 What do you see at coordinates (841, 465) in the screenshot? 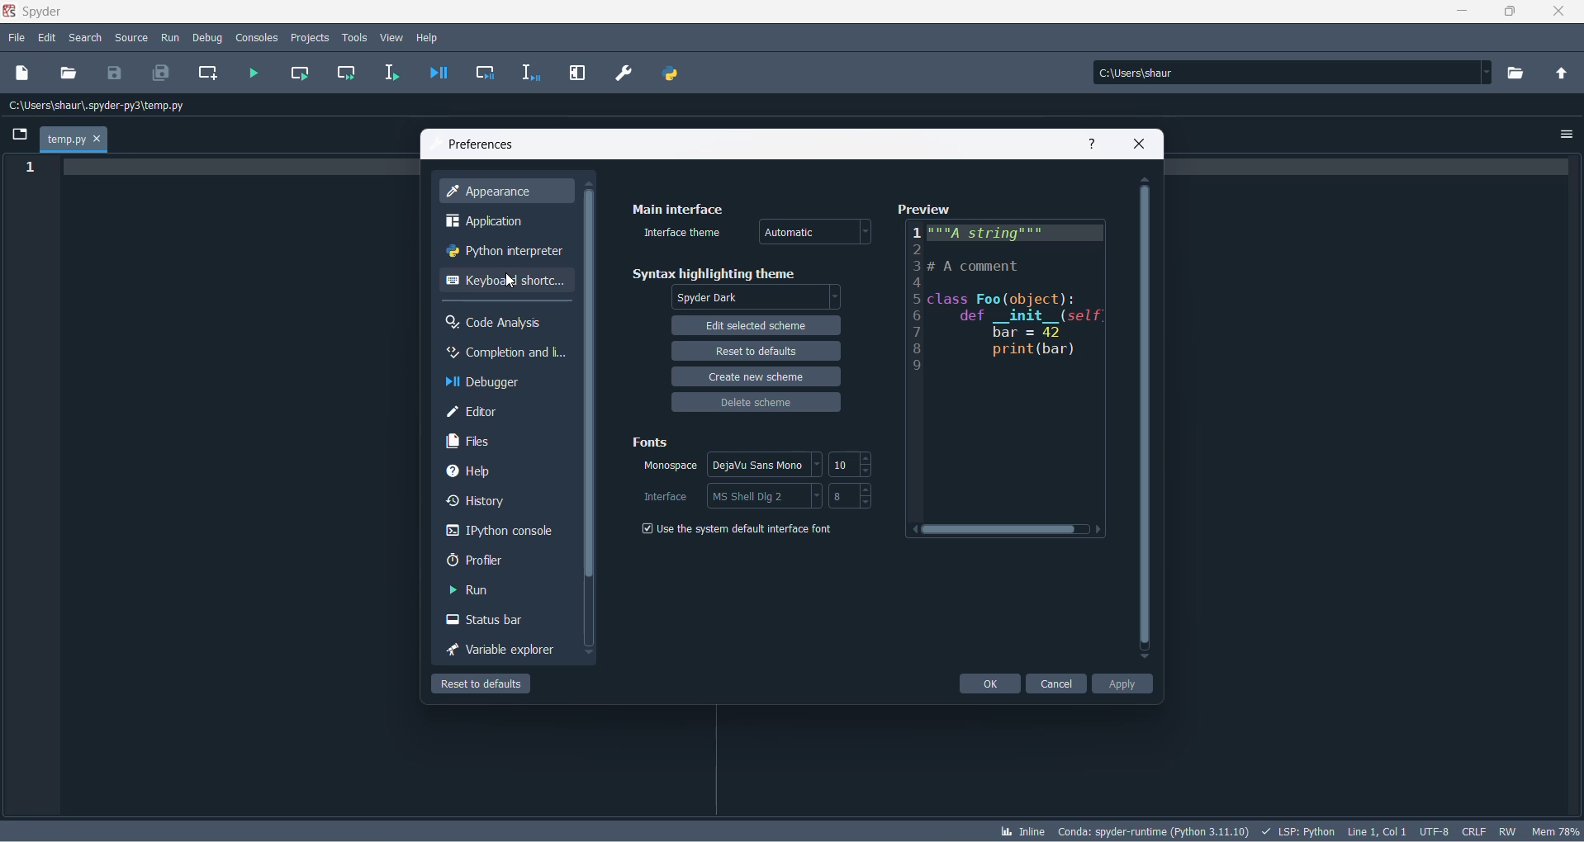
I see `font size` at bounding box center [841, 465].